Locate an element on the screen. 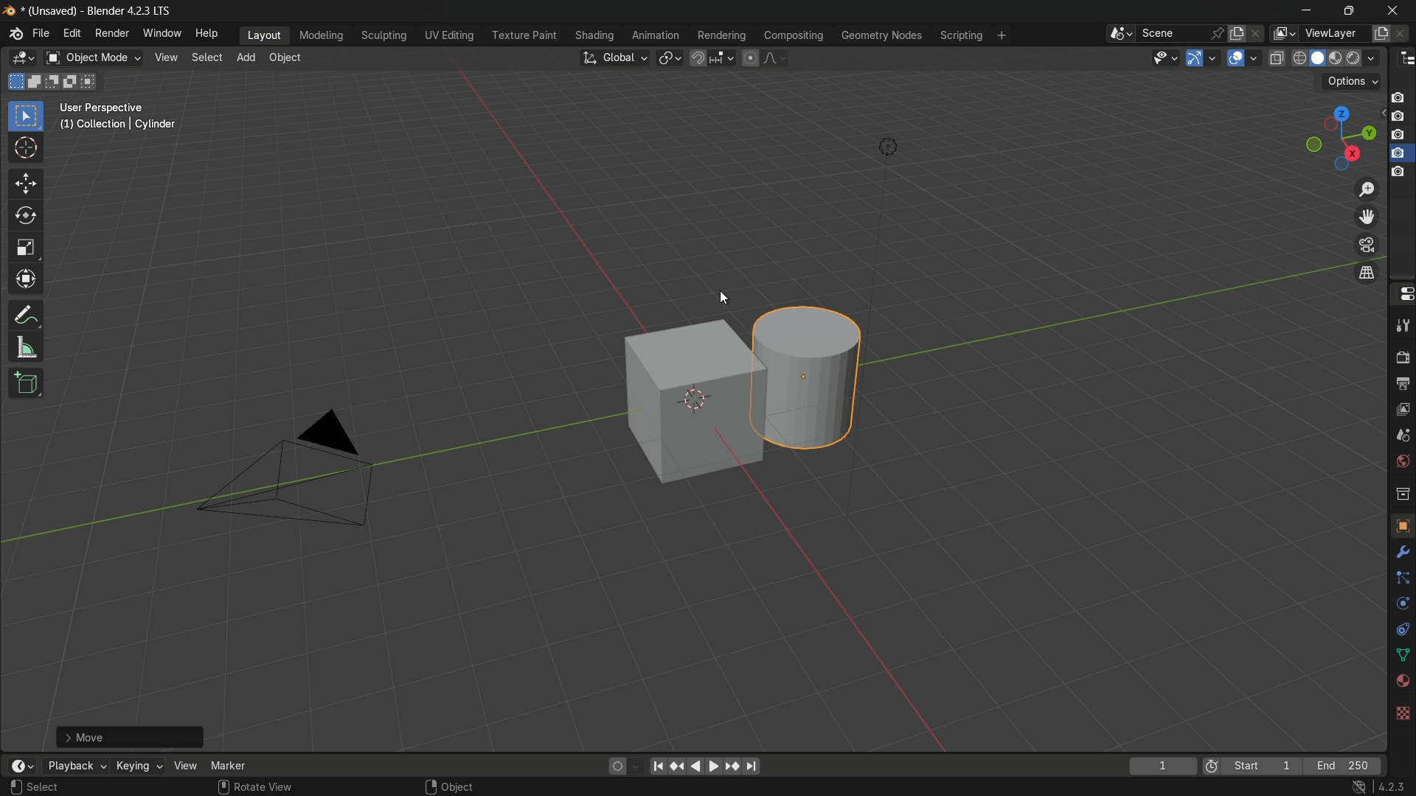 Image resolution: width=1416 pixels, height=796 pixels. object is located at coordinates (471, 786).